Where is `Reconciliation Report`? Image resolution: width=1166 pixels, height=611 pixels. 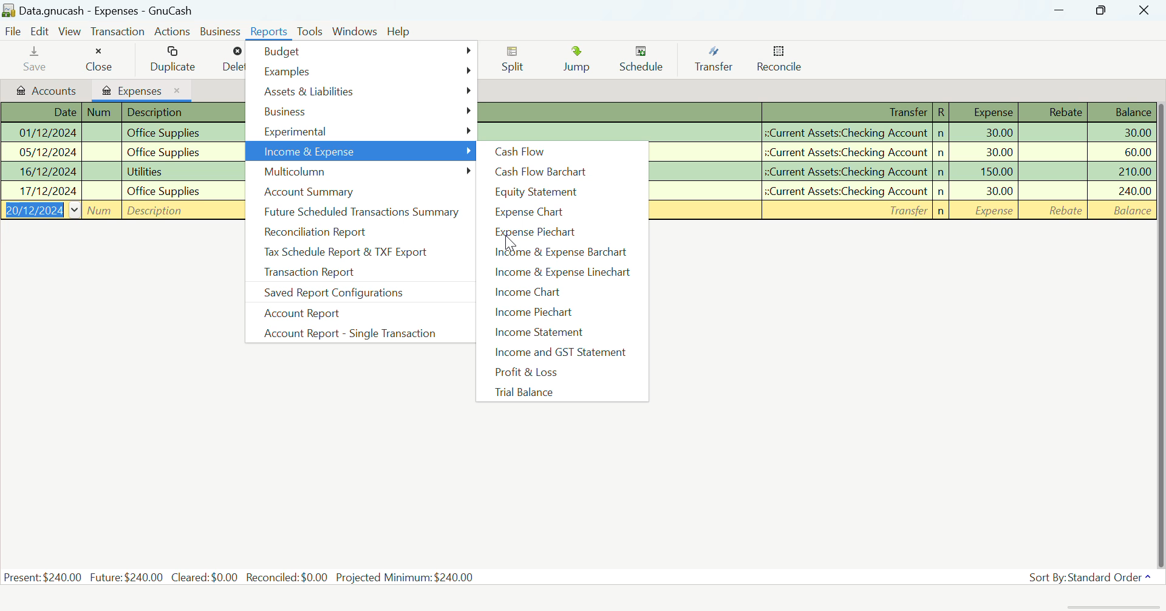
Reconciliation Report is located at coordinates (354, 230).